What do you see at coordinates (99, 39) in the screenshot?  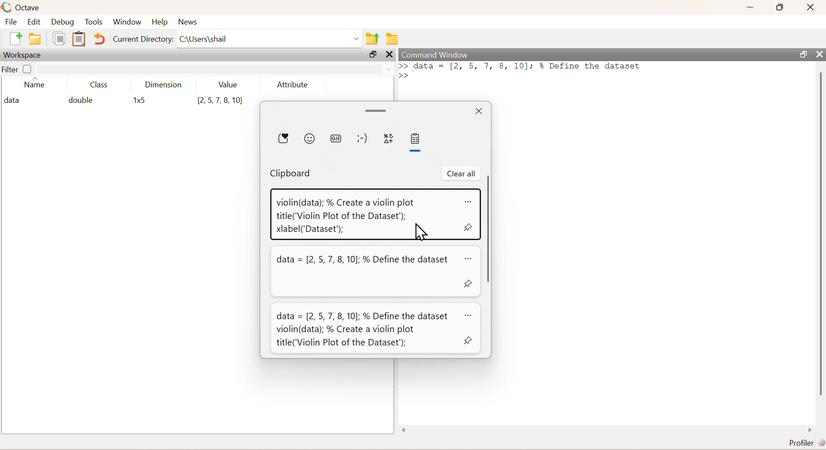 I see `Undo ` at bounding box center [99, 39].